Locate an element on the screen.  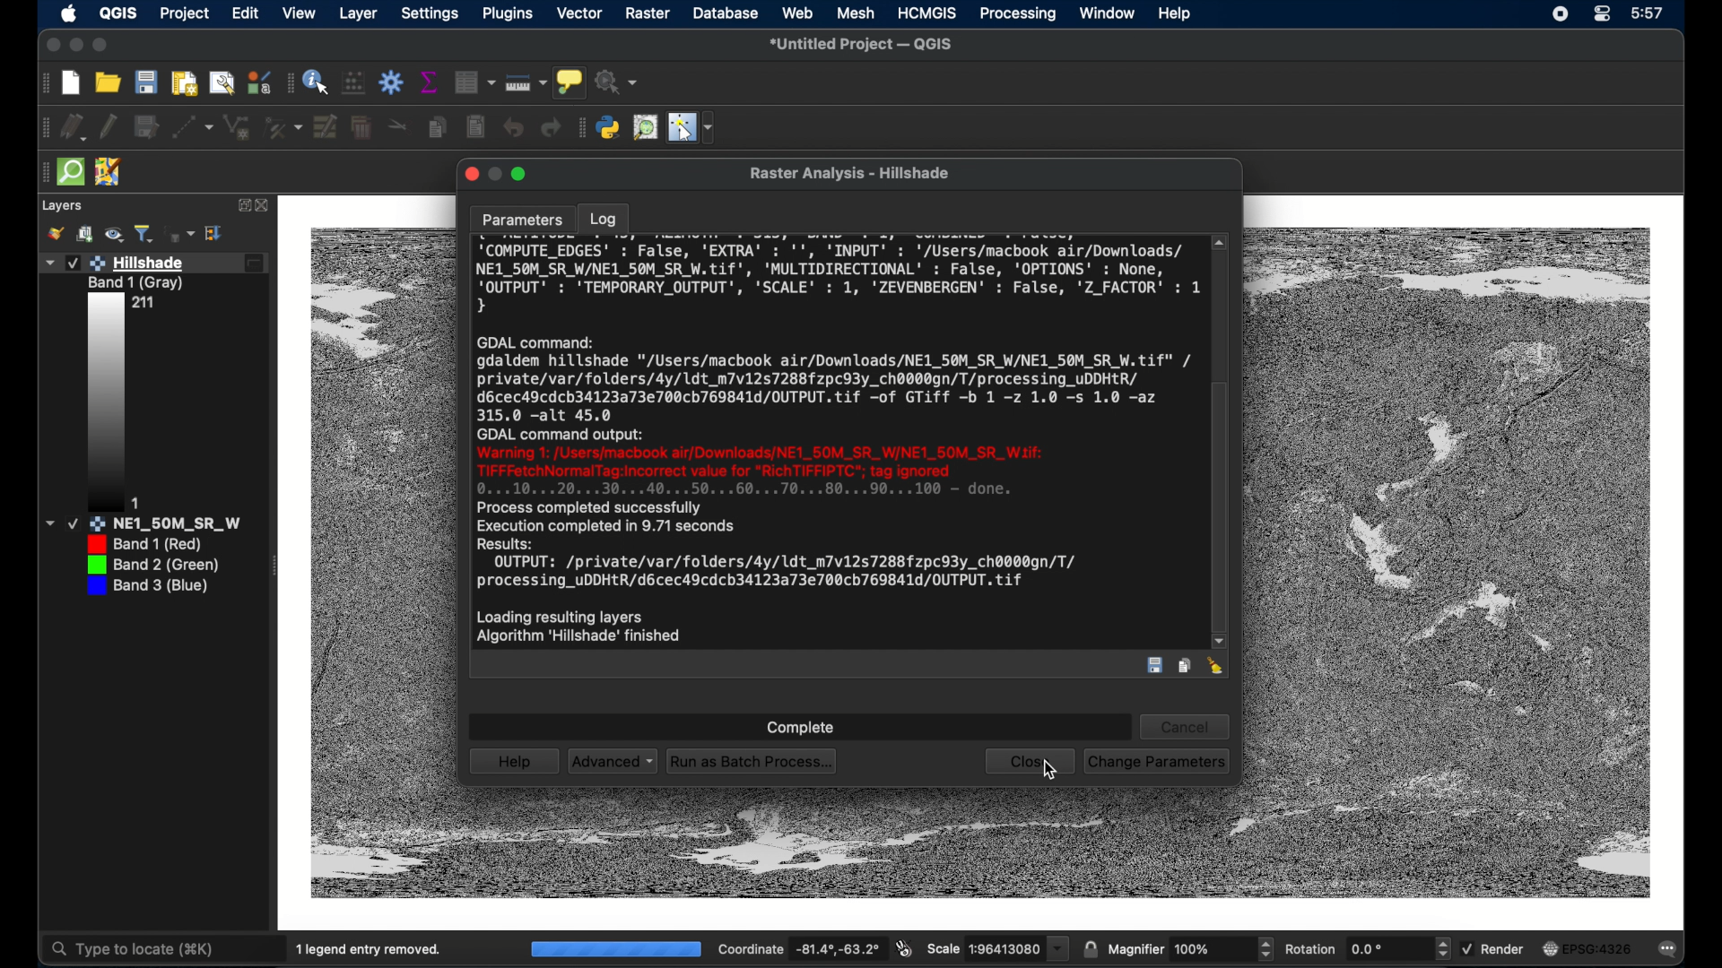
toolbar is located at coordinates (392, 83).